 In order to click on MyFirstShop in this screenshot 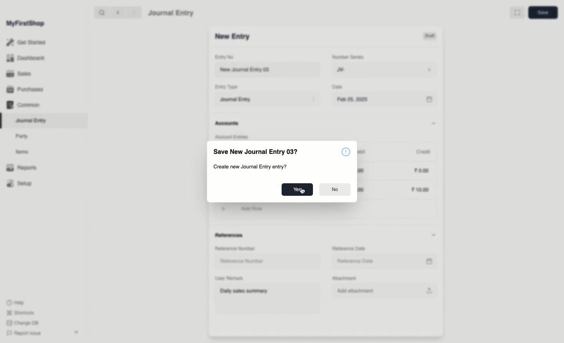, I will do `click(25, 24)`.